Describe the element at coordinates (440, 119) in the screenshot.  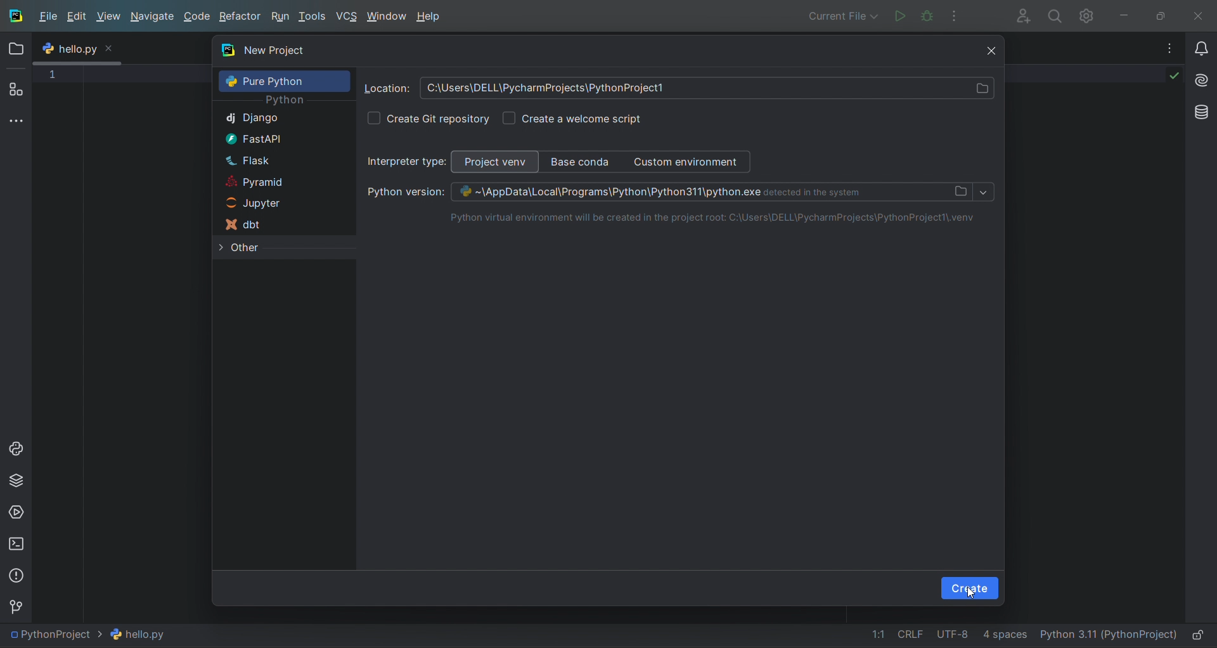
I see `creat git repository` at that location.